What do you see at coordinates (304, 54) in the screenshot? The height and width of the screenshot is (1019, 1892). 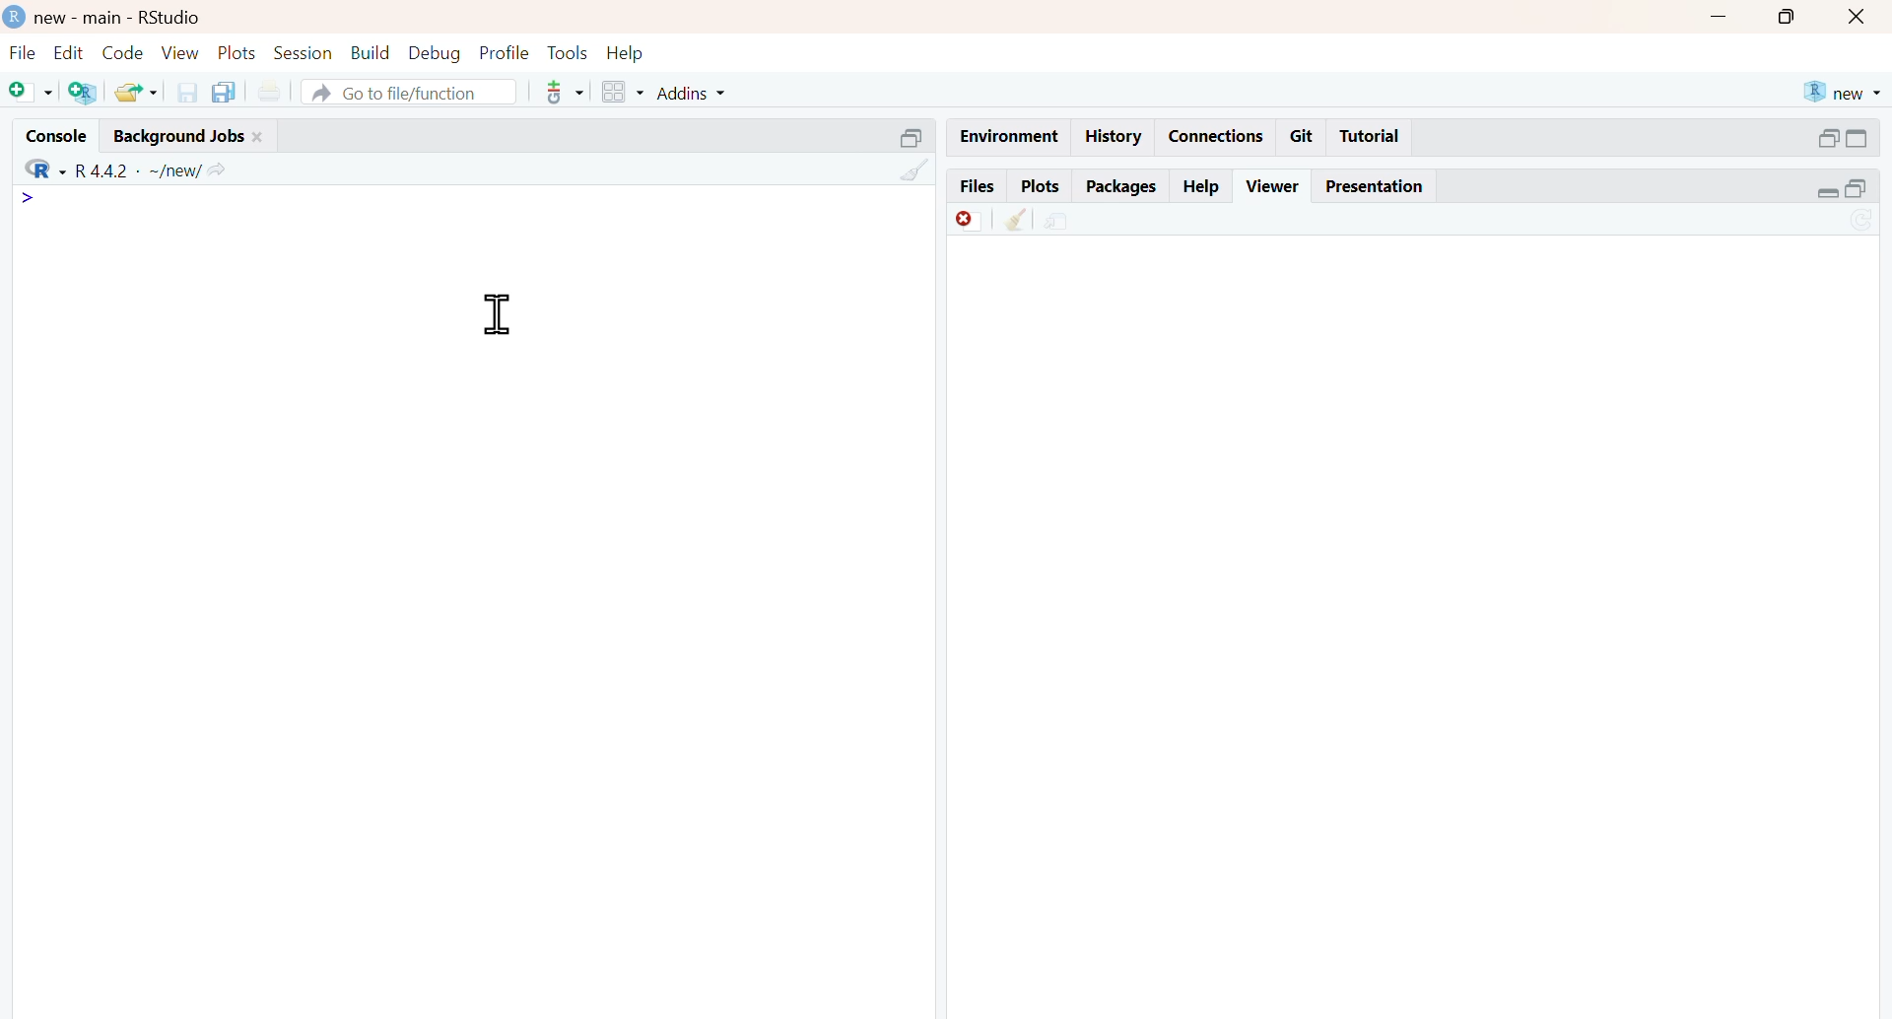 I see `session` at bounding box center [304, 54].